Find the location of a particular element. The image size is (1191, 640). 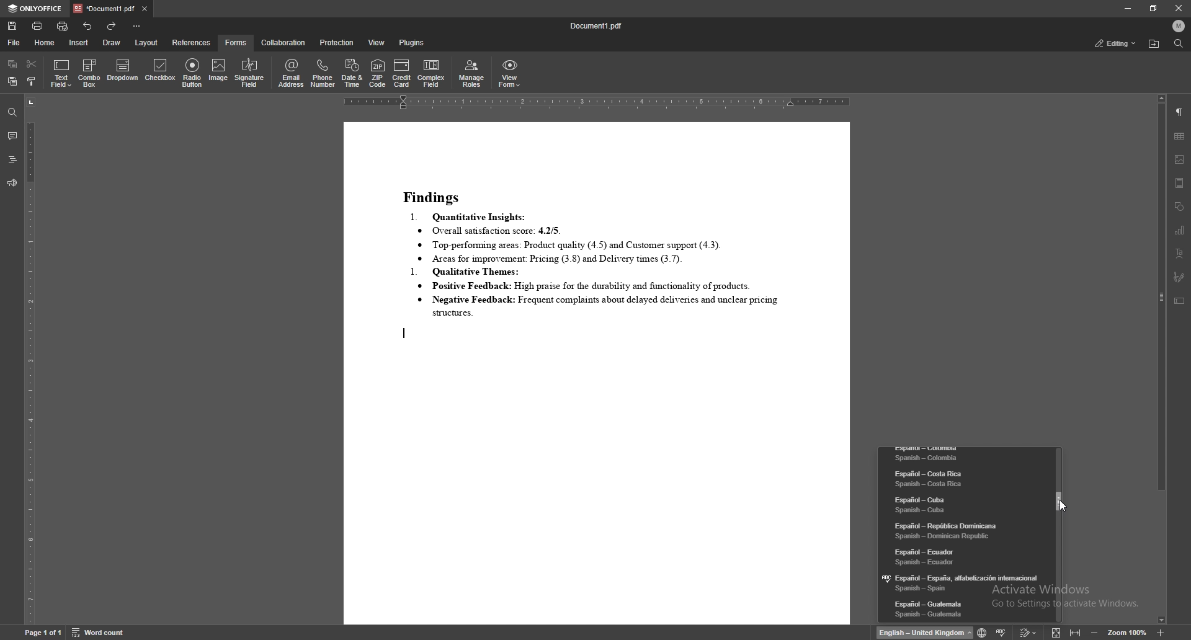

forms is located at coordinates (236, 42).